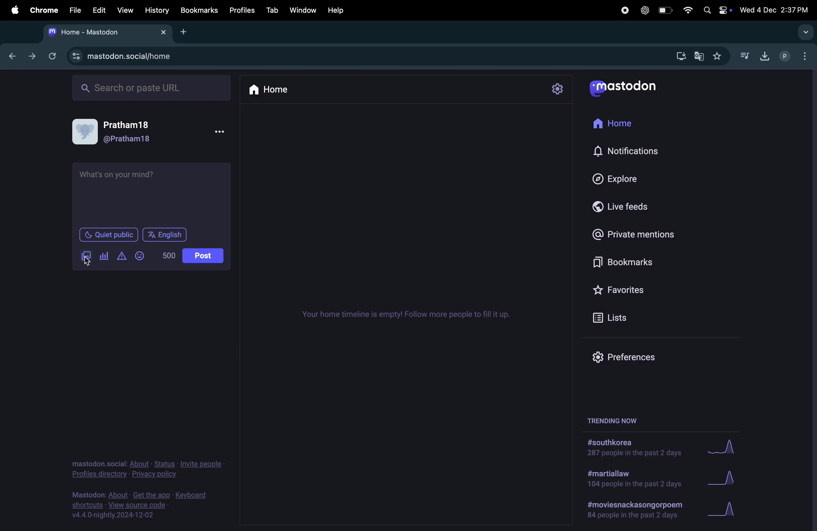 Image resolution: width=817 pixels, height=531 pixels. What do you see at coordinates (678, 55) in the screenshot?
I see `download mastodon` at bounding box center [678, 55].